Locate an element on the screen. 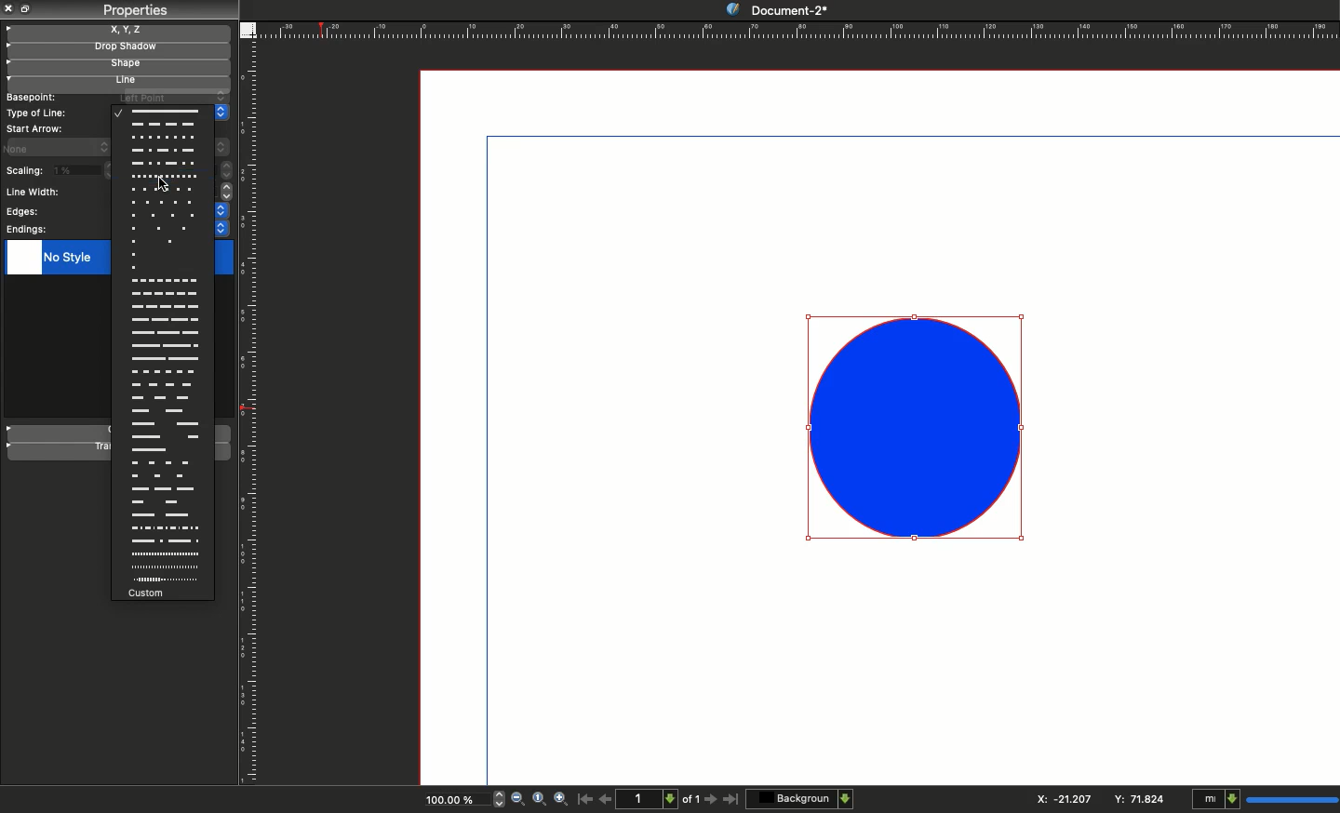 Image resolution: width=1340 pixels, height=813 pixels. Y: 84.706 is located at coordinates (1142, 798).